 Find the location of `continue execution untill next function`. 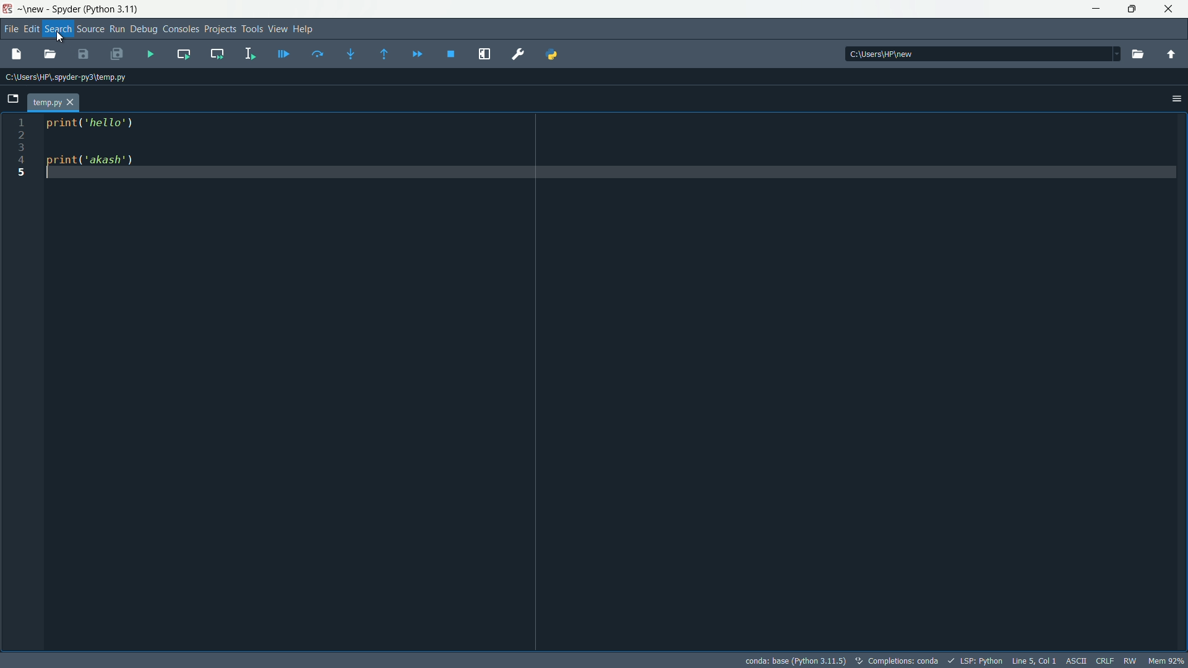

continue execution untill next function is located at coordinates (415, 53).